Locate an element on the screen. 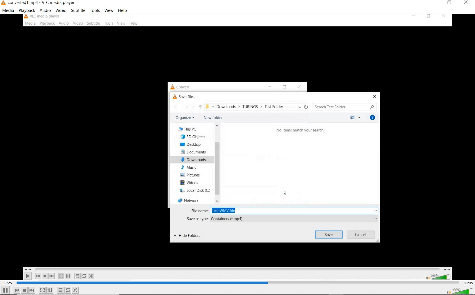  video is located at coordinates (61, 10).